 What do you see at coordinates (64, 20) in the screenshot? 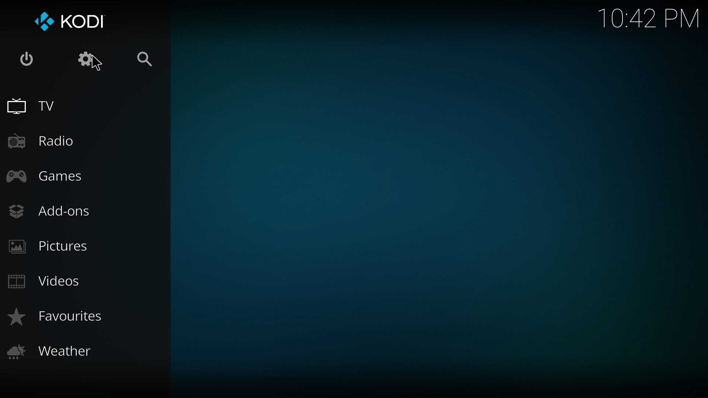
I see `kodi` at bounding box center [64, 20].